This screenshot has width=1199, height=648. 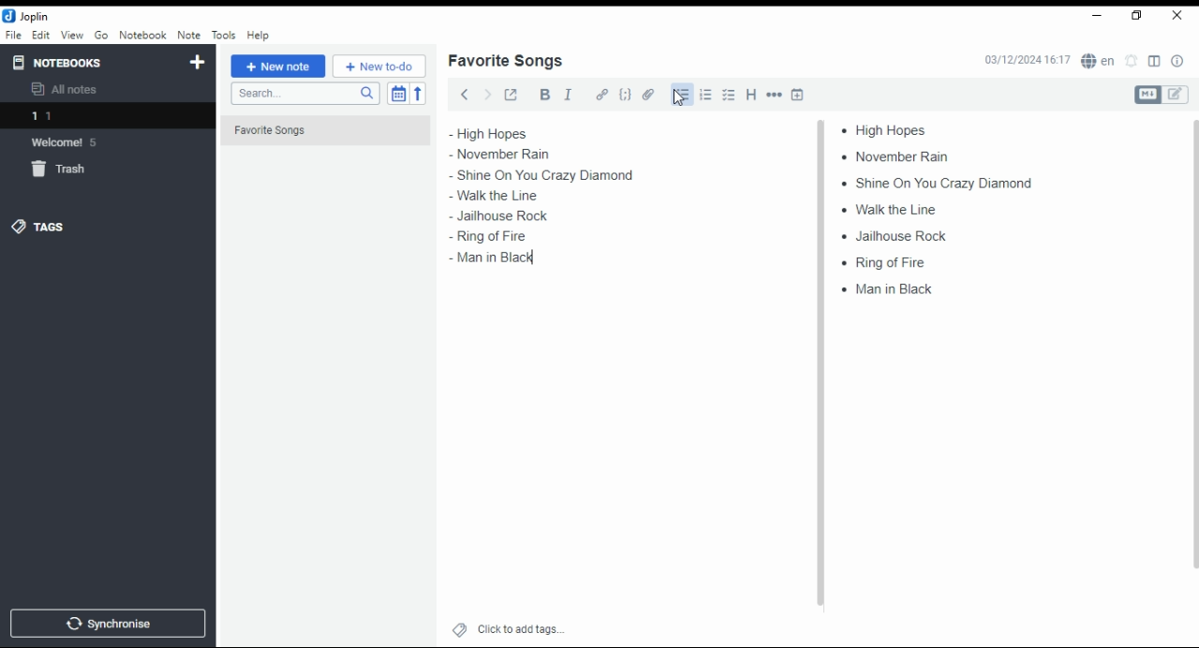 What do you see at coordinates (103, 37) in the screenshot?
I see `go` at bounding box center [103, 37].